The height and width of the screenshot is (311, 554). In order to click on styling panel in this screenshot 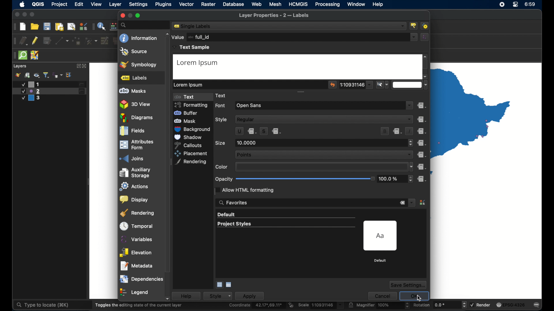, I will do `click(18, 75)`.